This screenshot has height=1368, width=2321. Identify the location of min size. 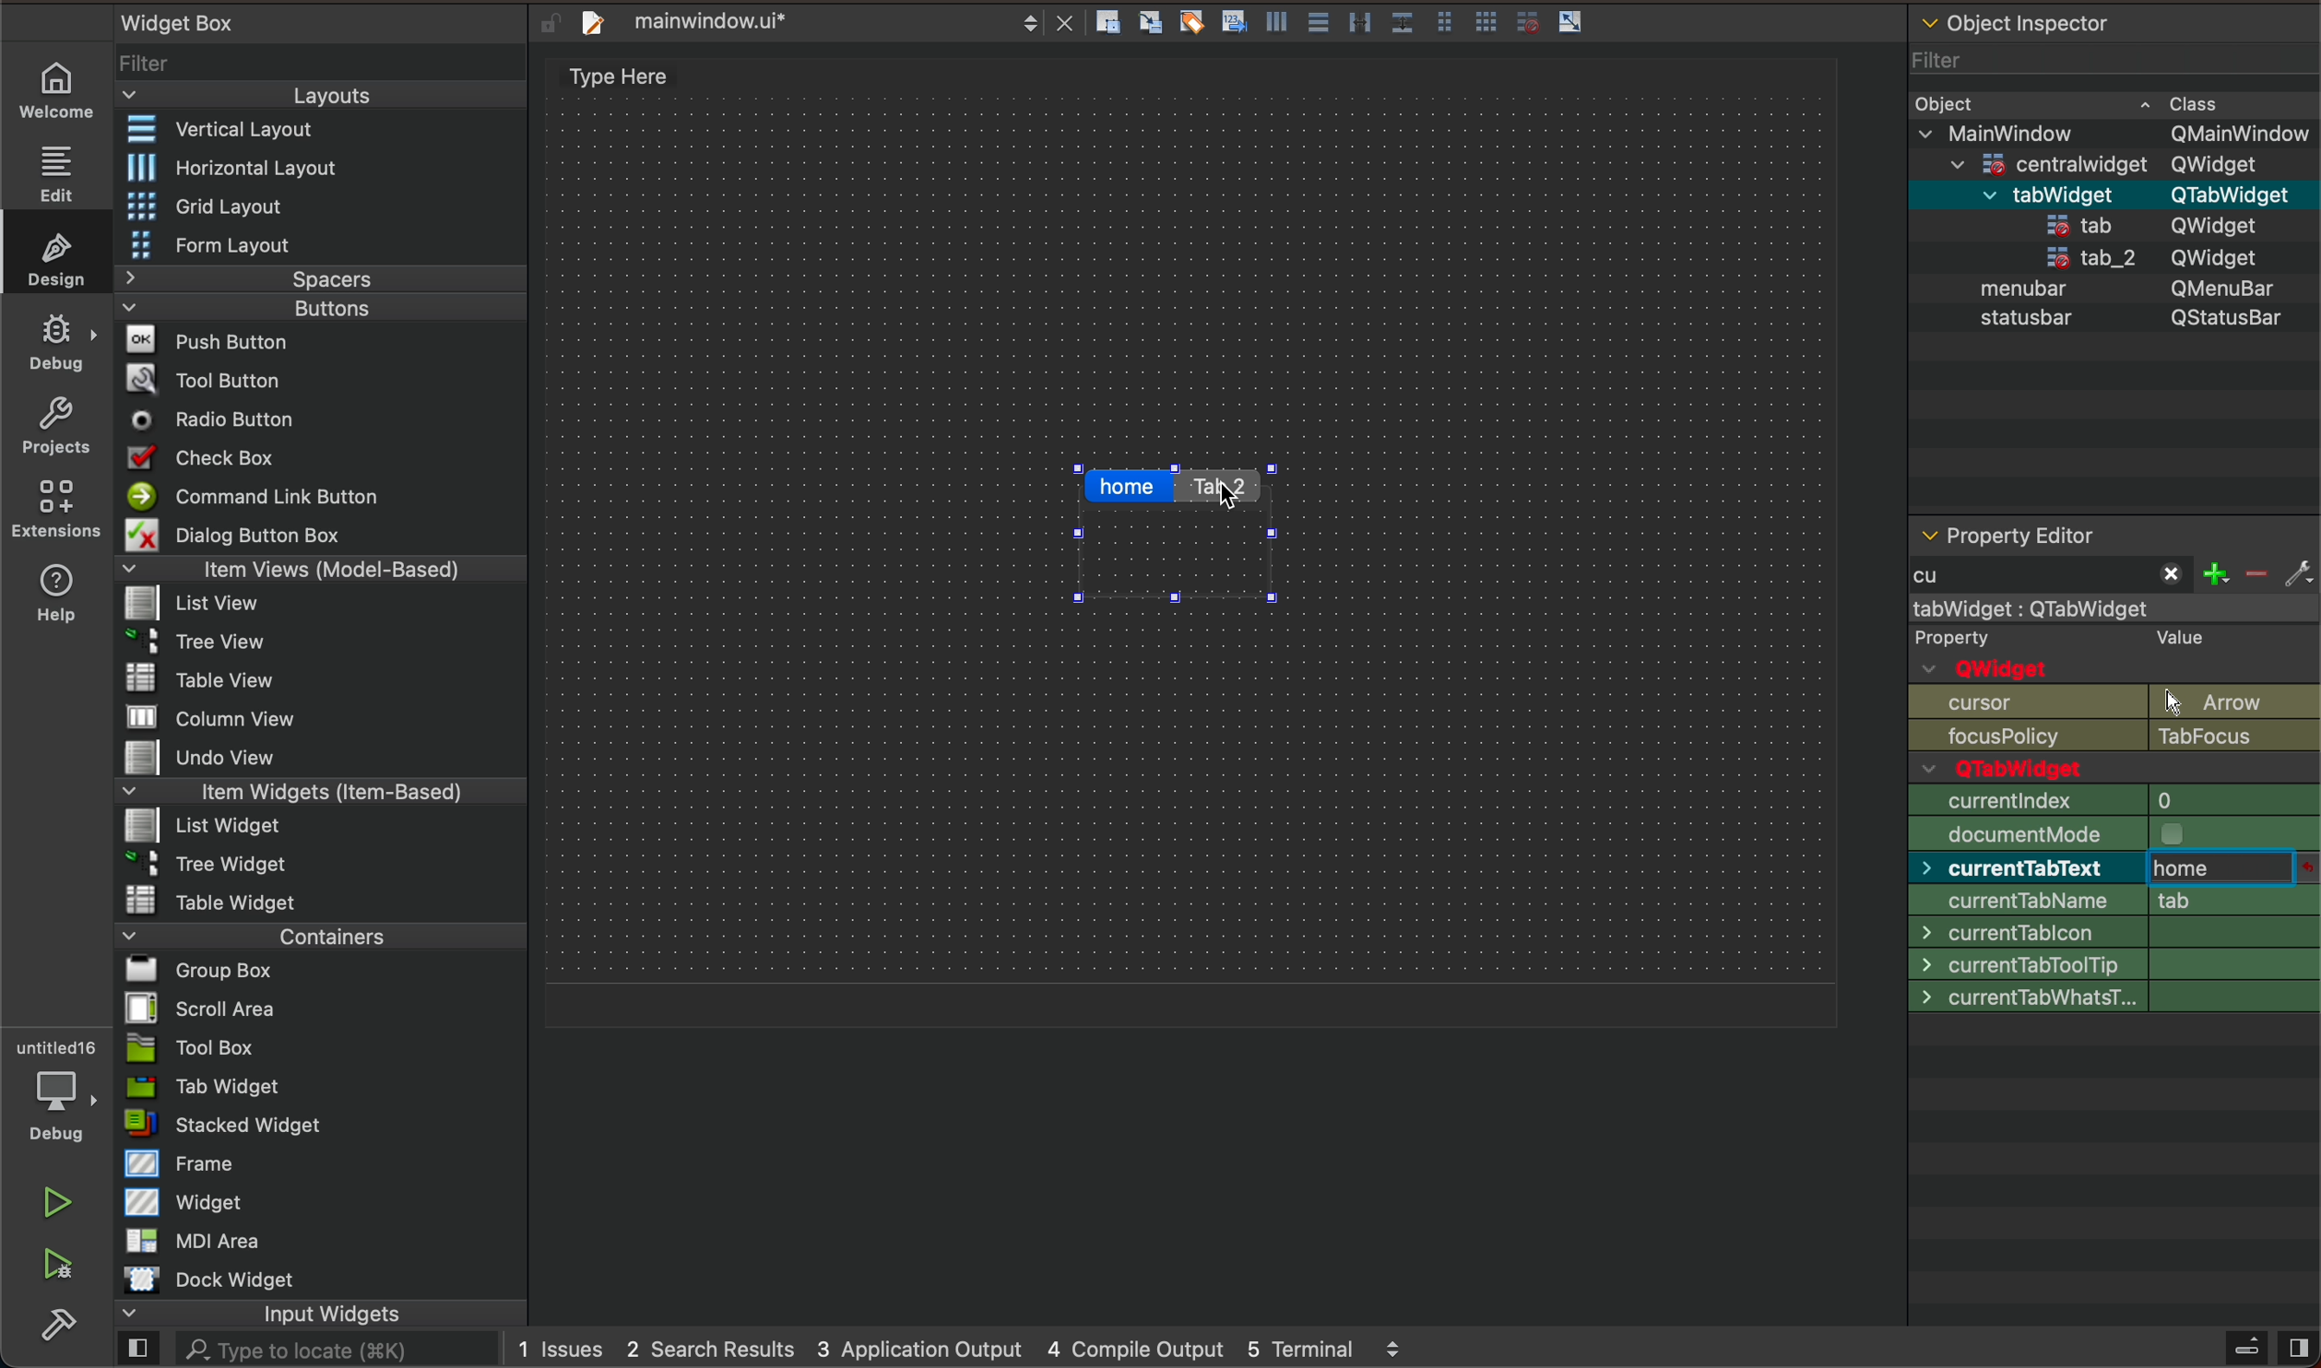
(2116, 867).